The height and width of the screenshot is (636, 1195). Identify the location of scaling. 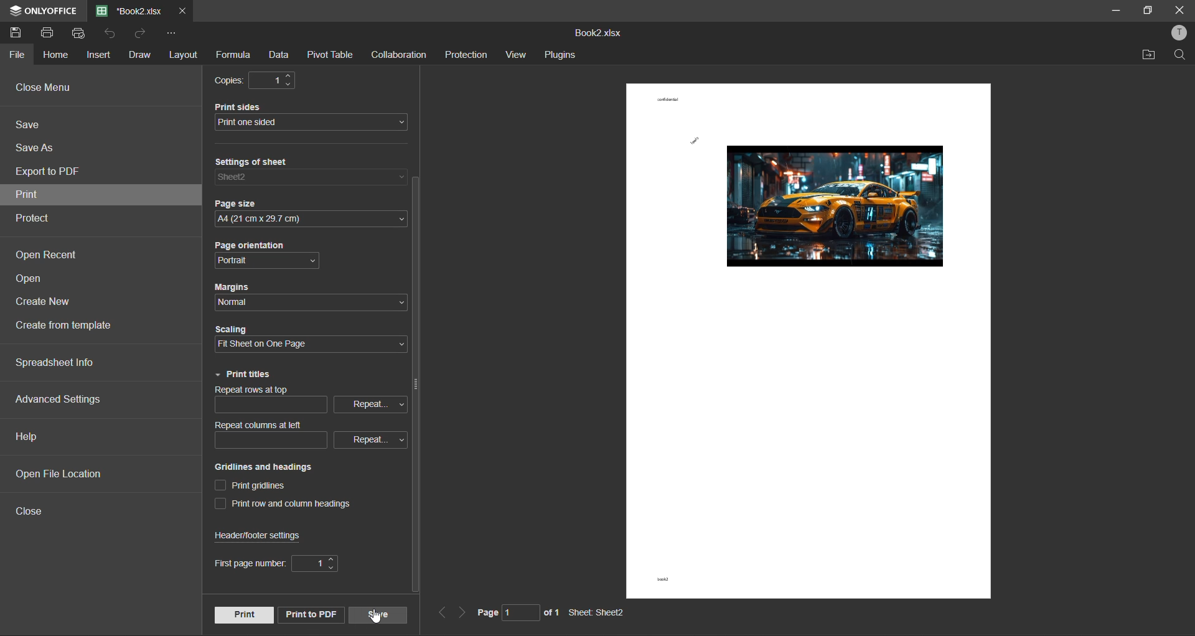
(311, 345).